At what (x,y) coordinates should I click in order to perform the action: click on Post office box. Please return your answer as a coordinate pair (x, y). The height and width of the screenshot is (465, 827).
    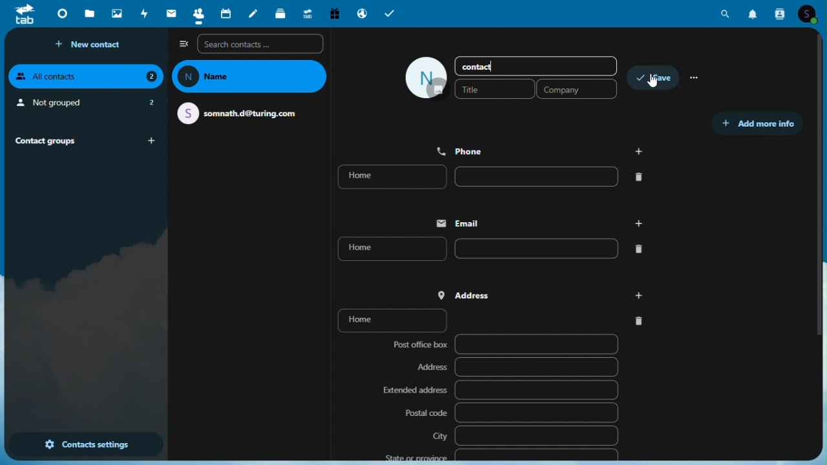
    Looking at the image, I should click on (503, 346).